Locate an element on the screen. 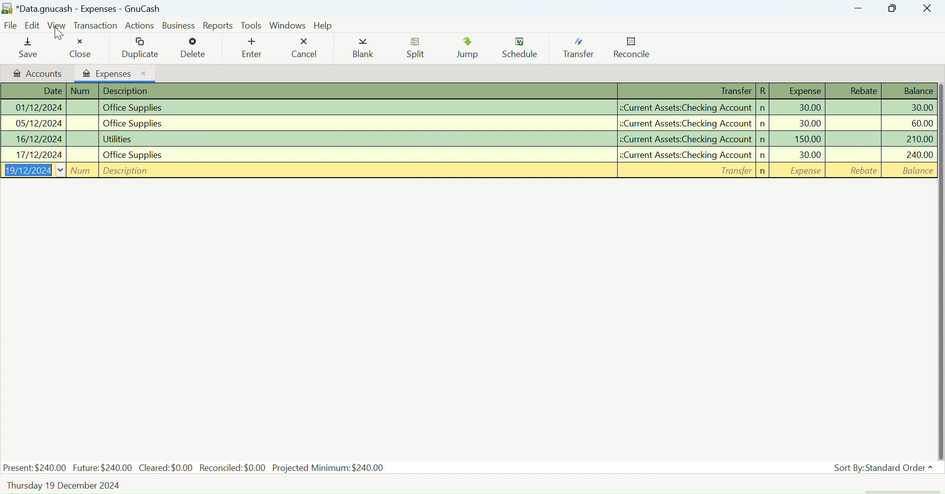 The height and width of the screenshot is (494, 945). Utilities Transaction is located at coordinates (467, 139).